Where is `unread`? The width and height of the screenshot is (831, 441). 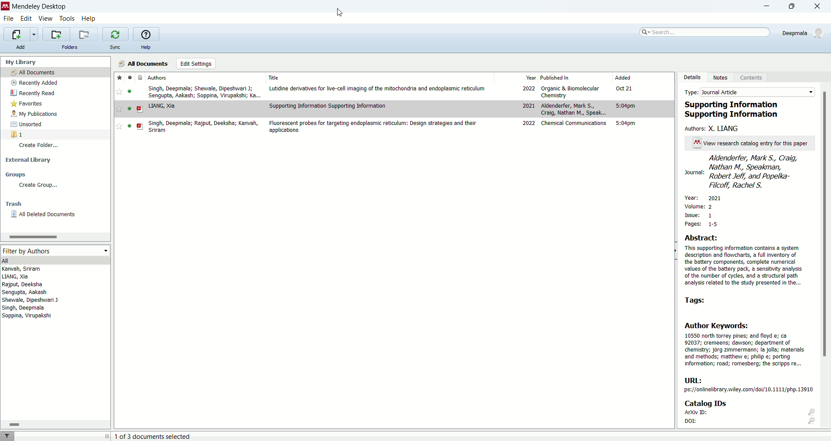 unread is located at coordinates (129, 91).